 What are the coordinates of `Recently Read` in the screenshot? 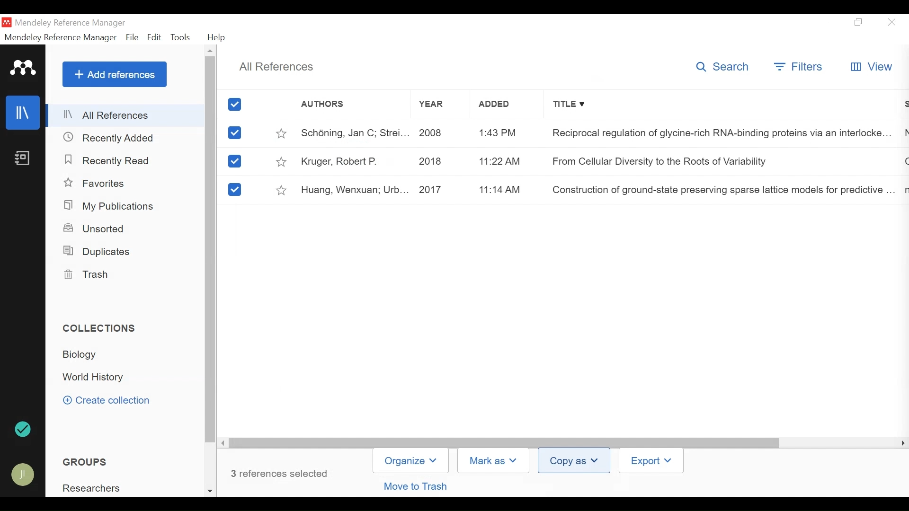 It's located at (109, 161).